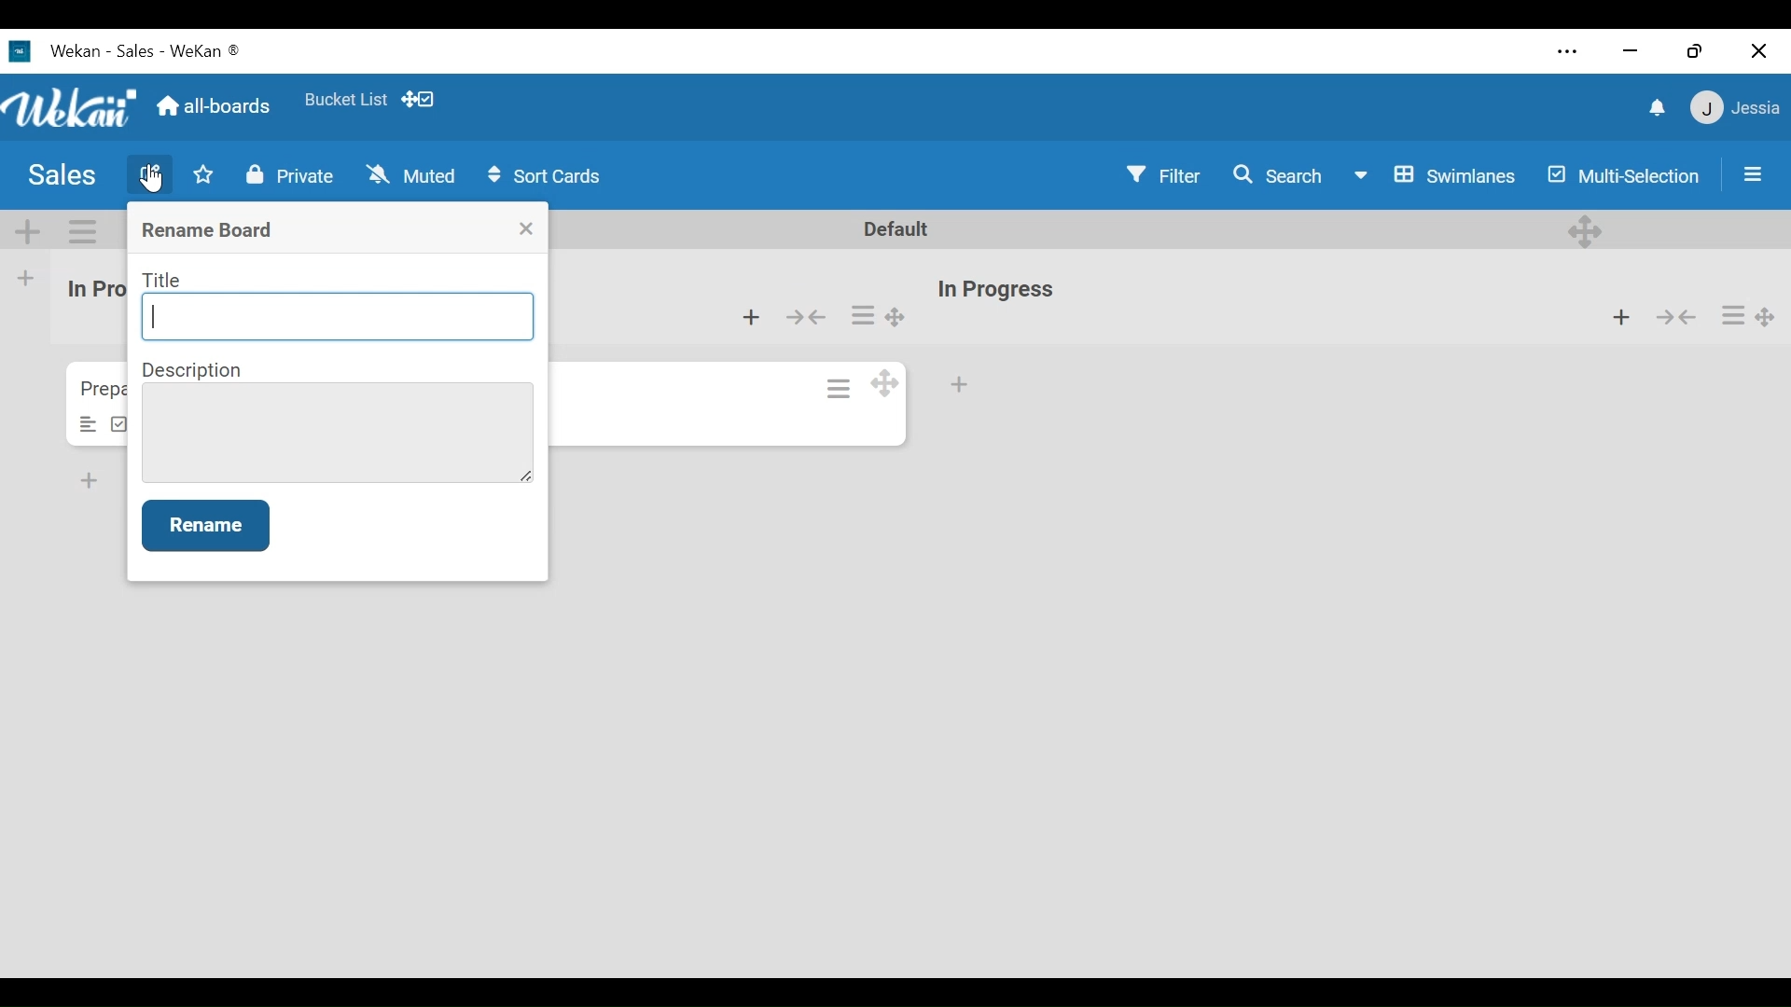 This screenshot has height=1007, width=1791. I want to click on Collapse, so click(804, 318).